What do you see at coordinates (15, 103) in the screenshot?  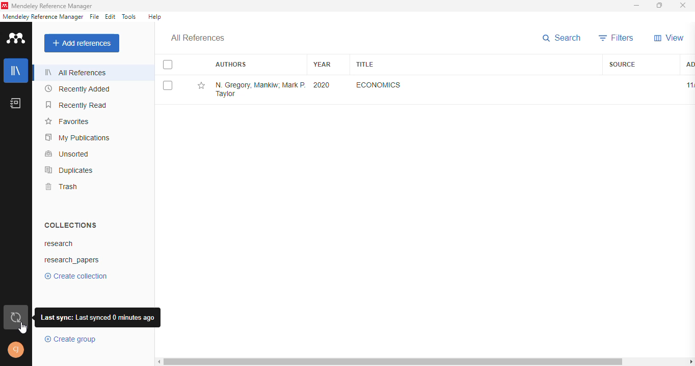 I see `notebook` at bounding box center [15, 103].